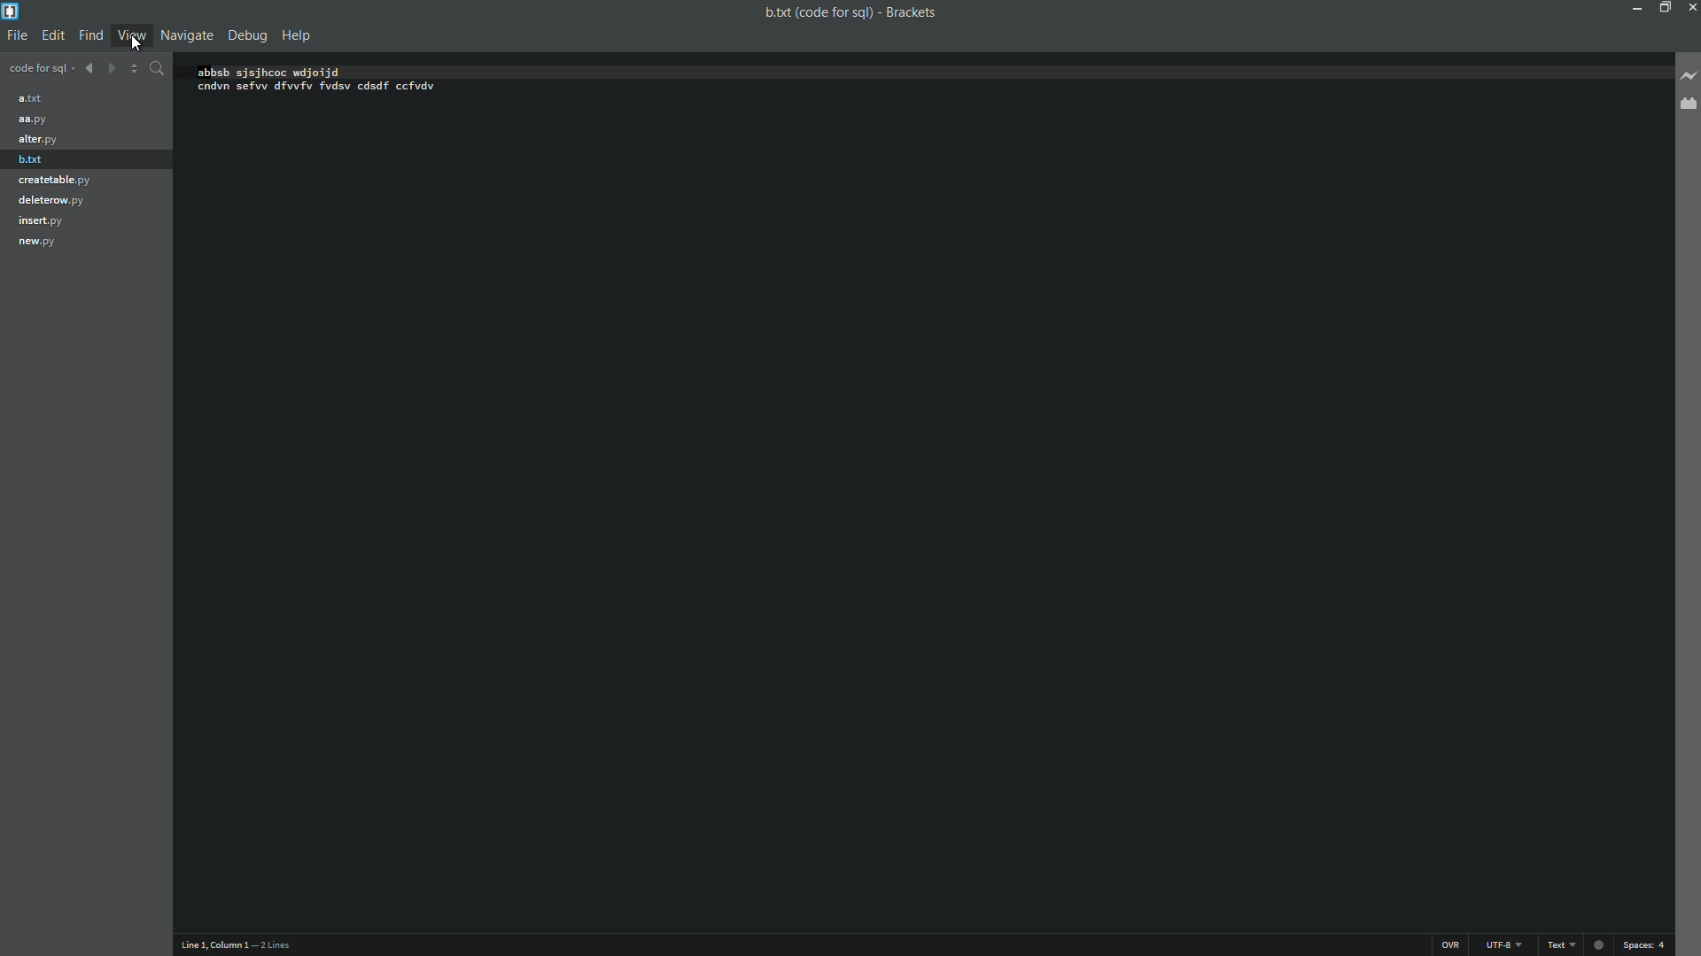 Image resolution: width=1701 pixels, height=956 pixels. Describe the element at coordinates (1690, 7) in the screenshot. I see `Close app` at that location.